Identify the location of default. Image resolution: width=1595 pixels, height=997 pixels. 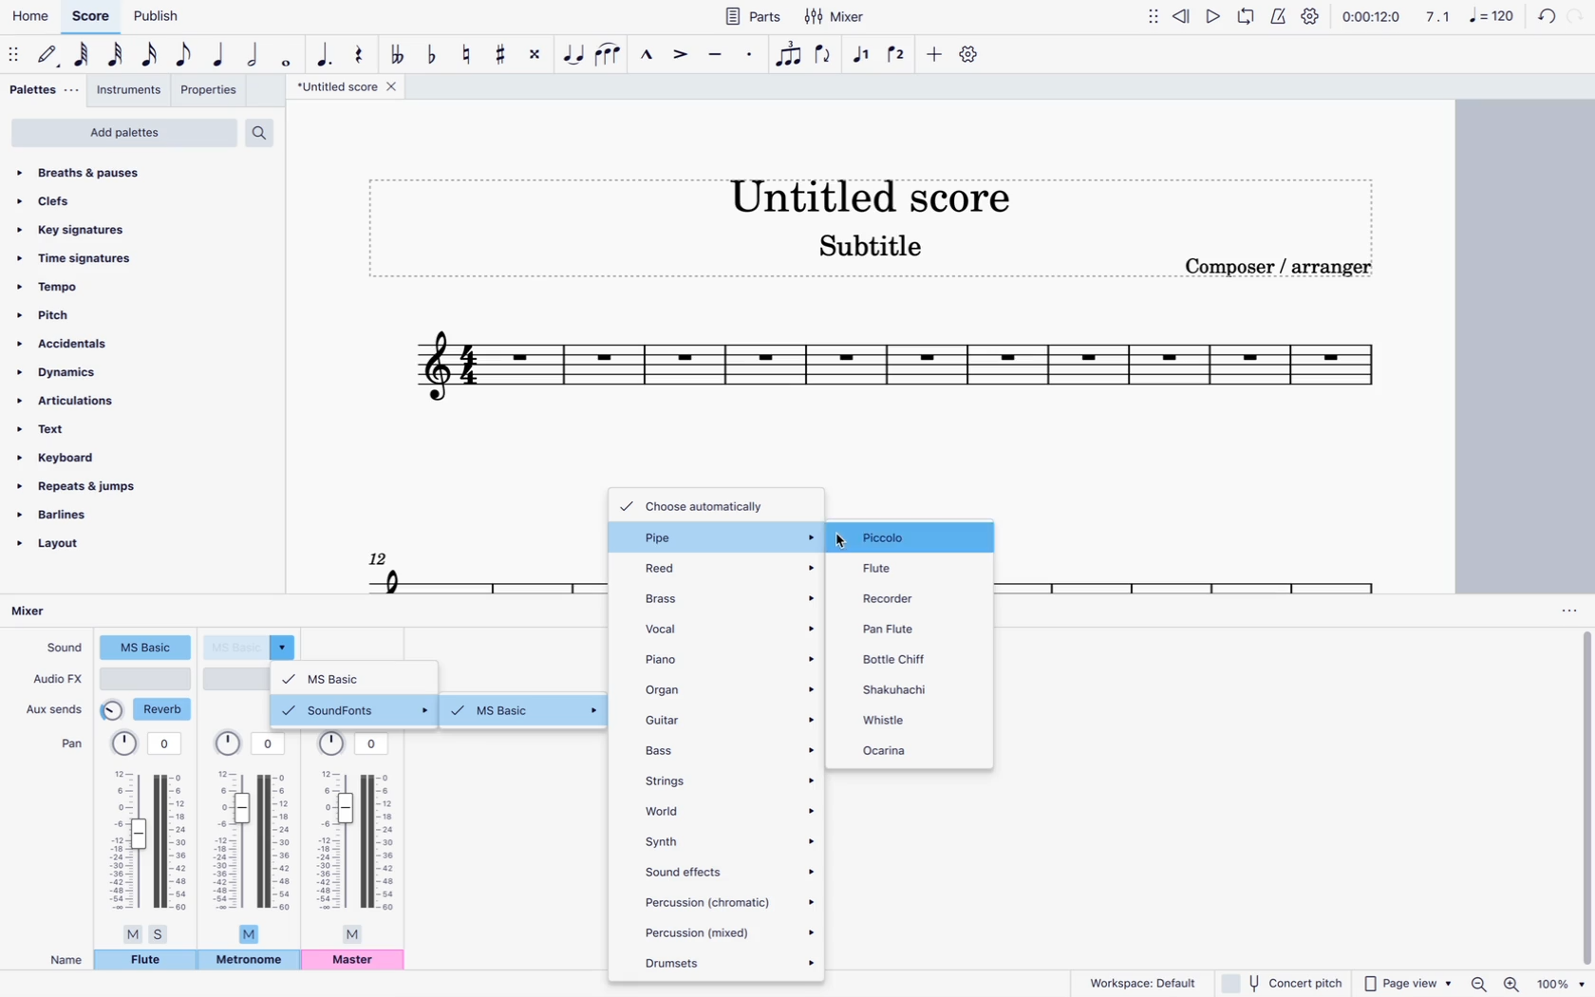
(51, 56).